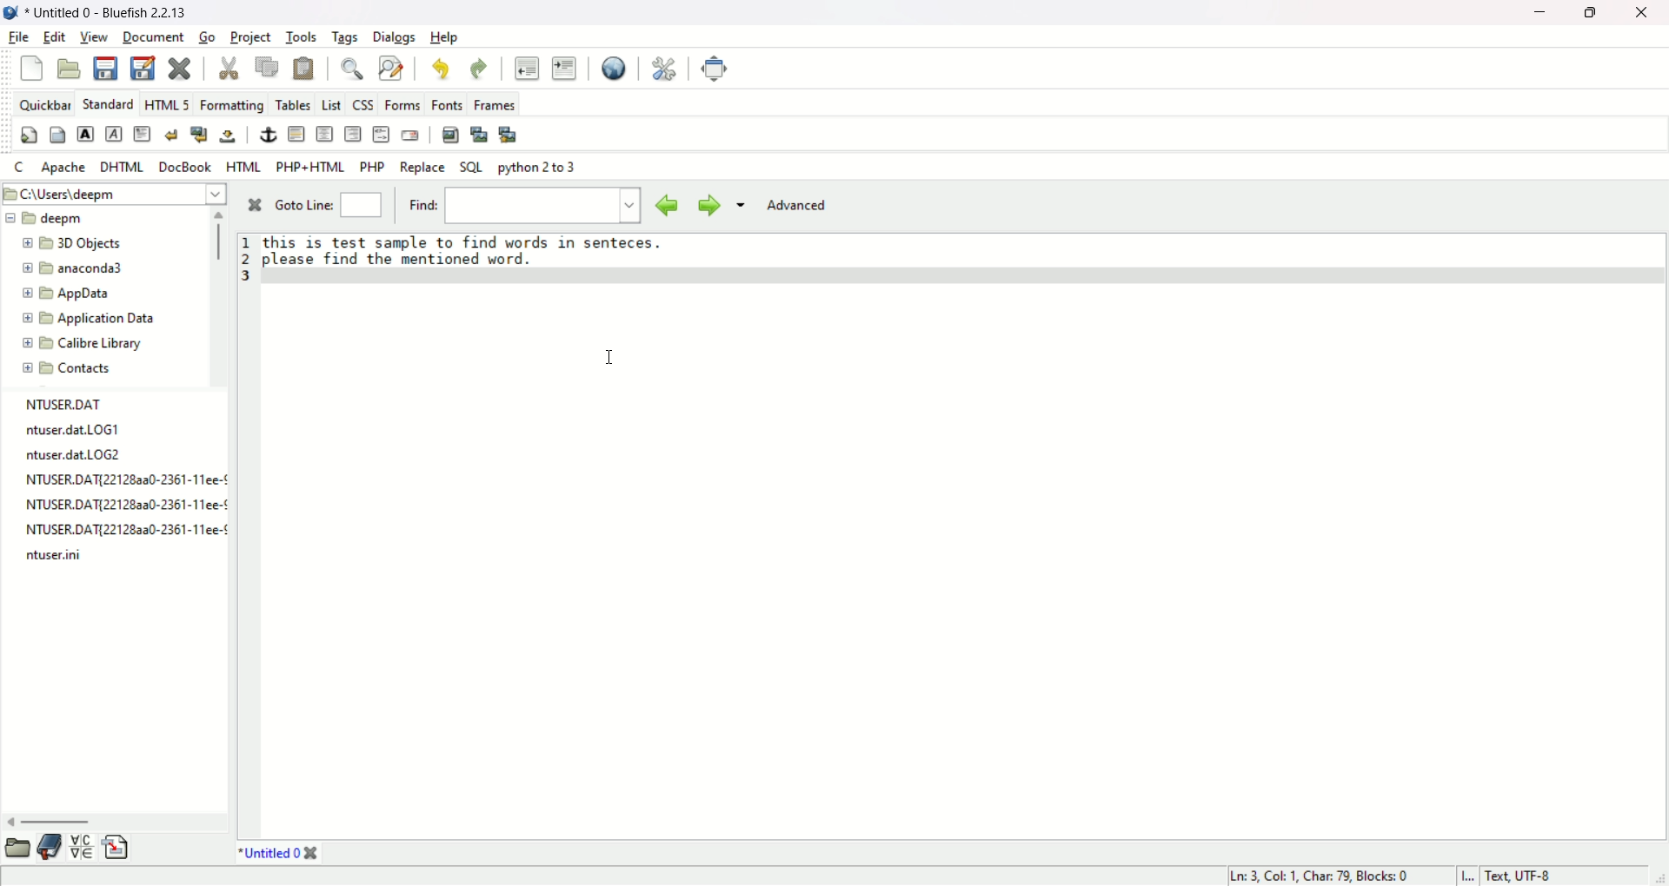 The image size is (1669, 886). What do you see at coordinates (371, 167) in the screenshot?
I see `PHP` at bounding box center [371, 167].